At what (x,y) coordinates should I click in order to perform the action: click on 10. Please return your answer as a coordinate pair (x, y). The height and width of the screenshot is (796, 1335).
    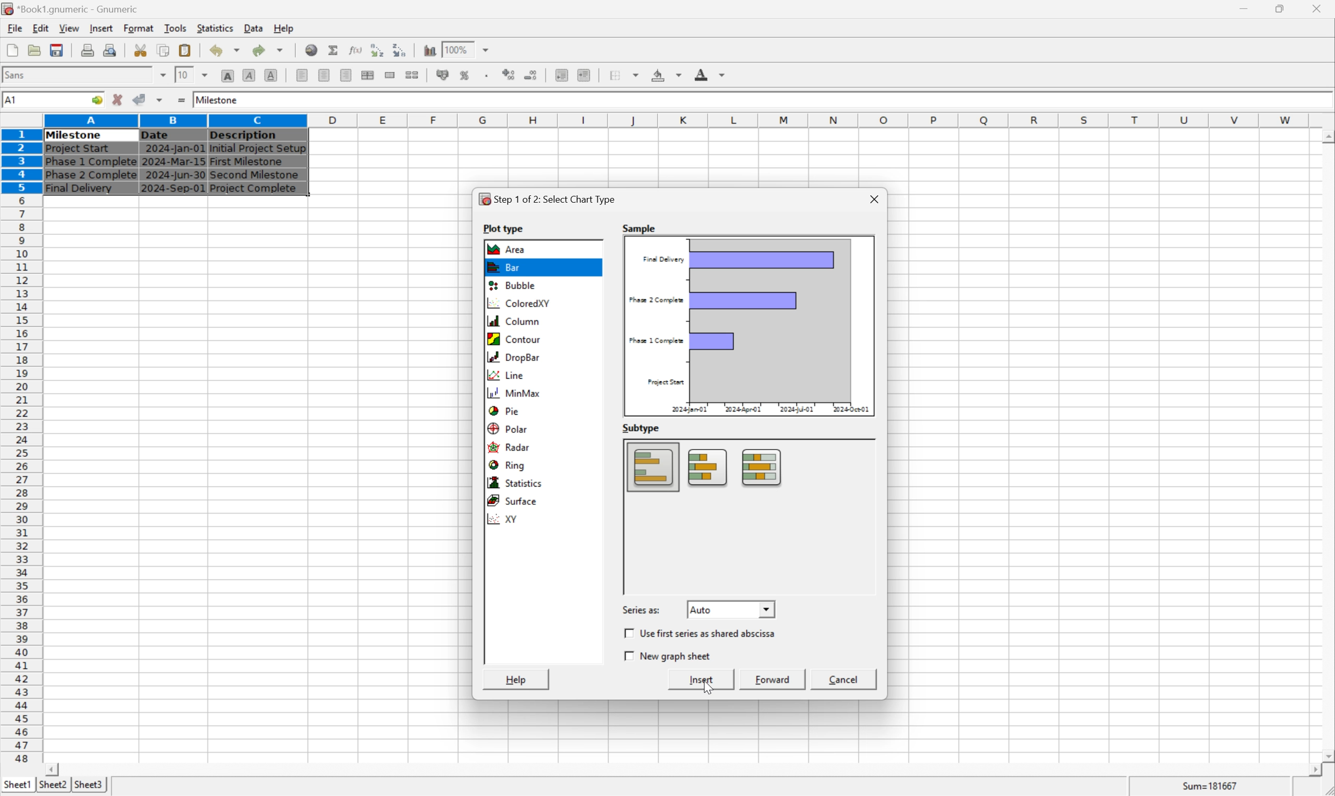
    Looking at the image, I should click on (182, 75).